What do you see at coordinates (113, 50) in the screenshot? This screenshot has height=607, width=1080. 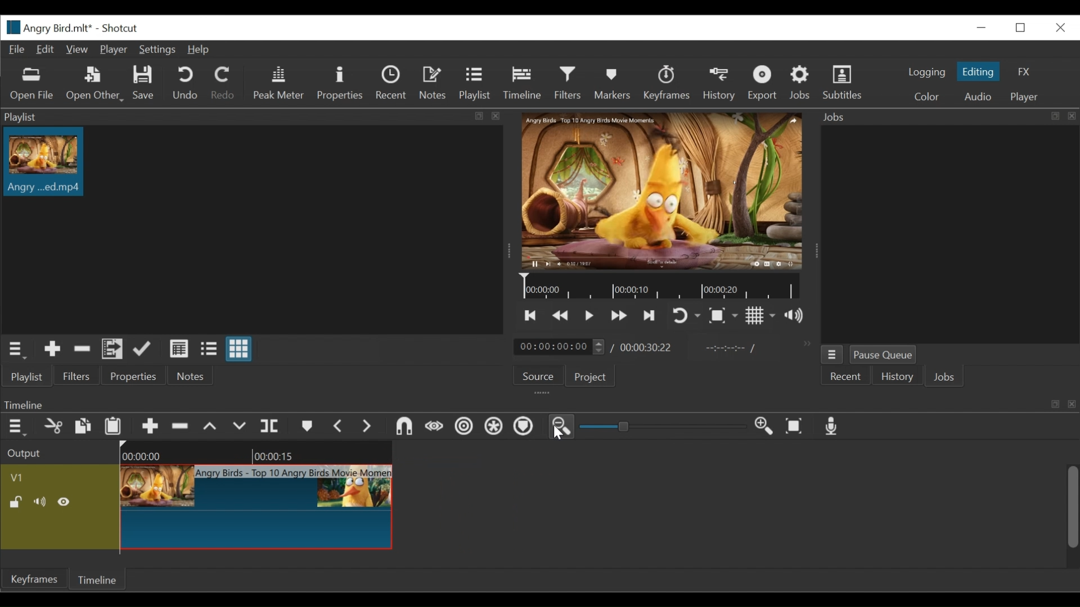 I see `Player` at bounding box center [113, 50].